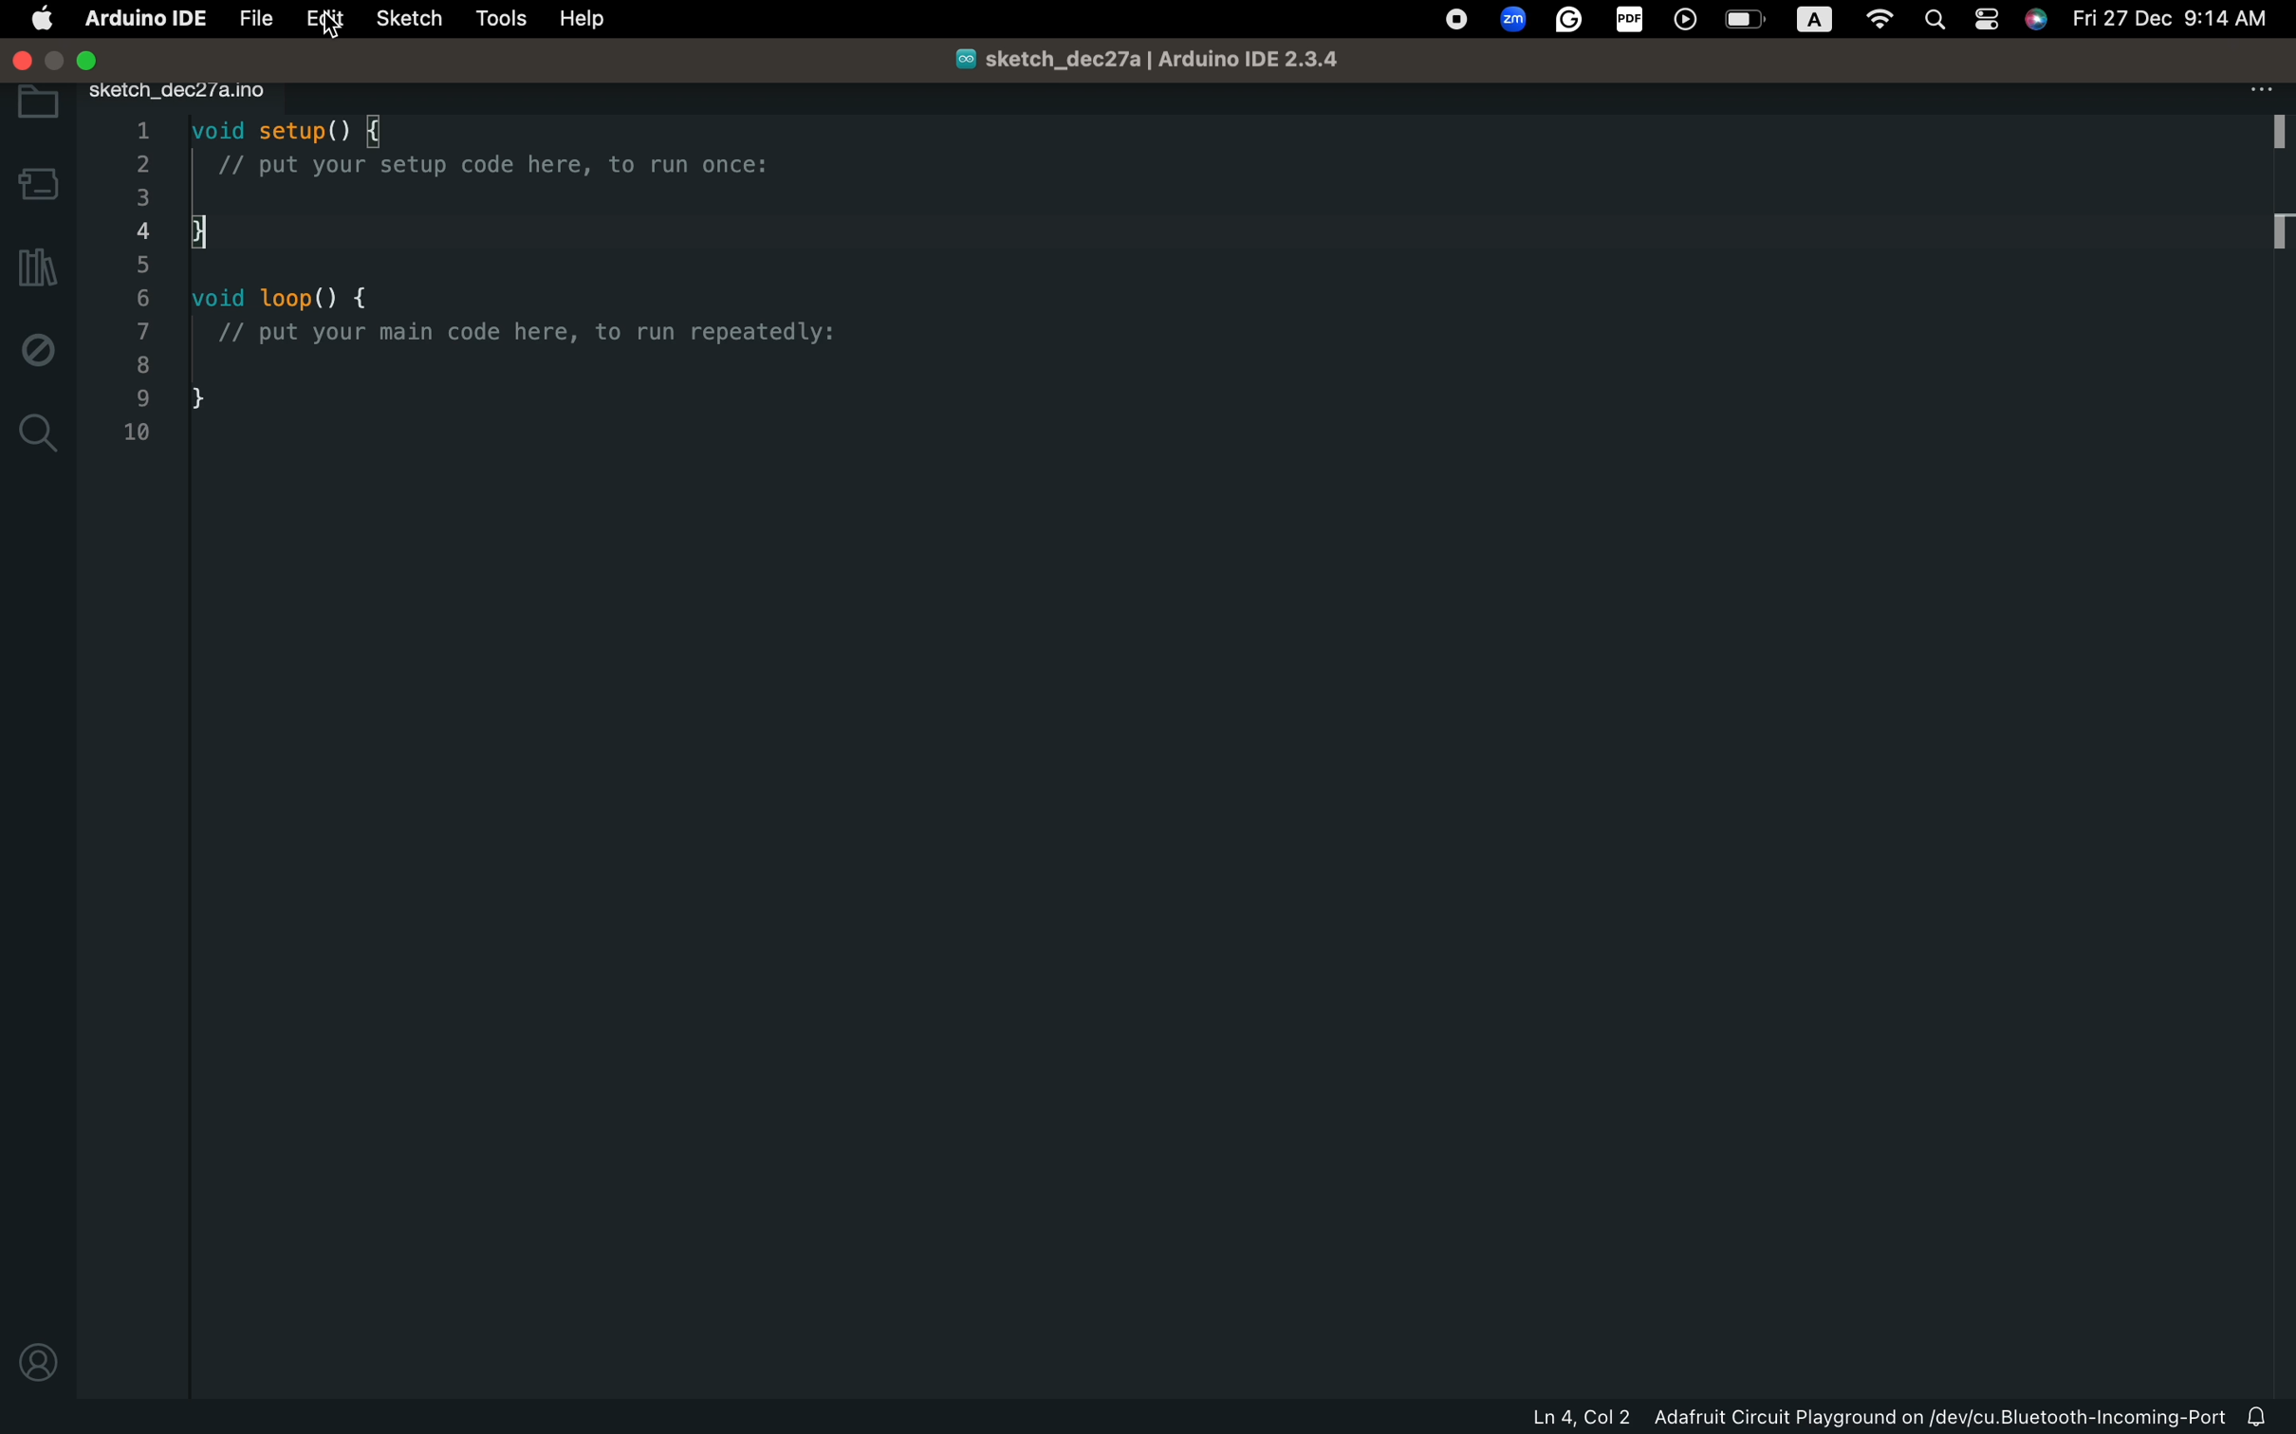  I want to click on Arduino IDE, so click(144, 21).